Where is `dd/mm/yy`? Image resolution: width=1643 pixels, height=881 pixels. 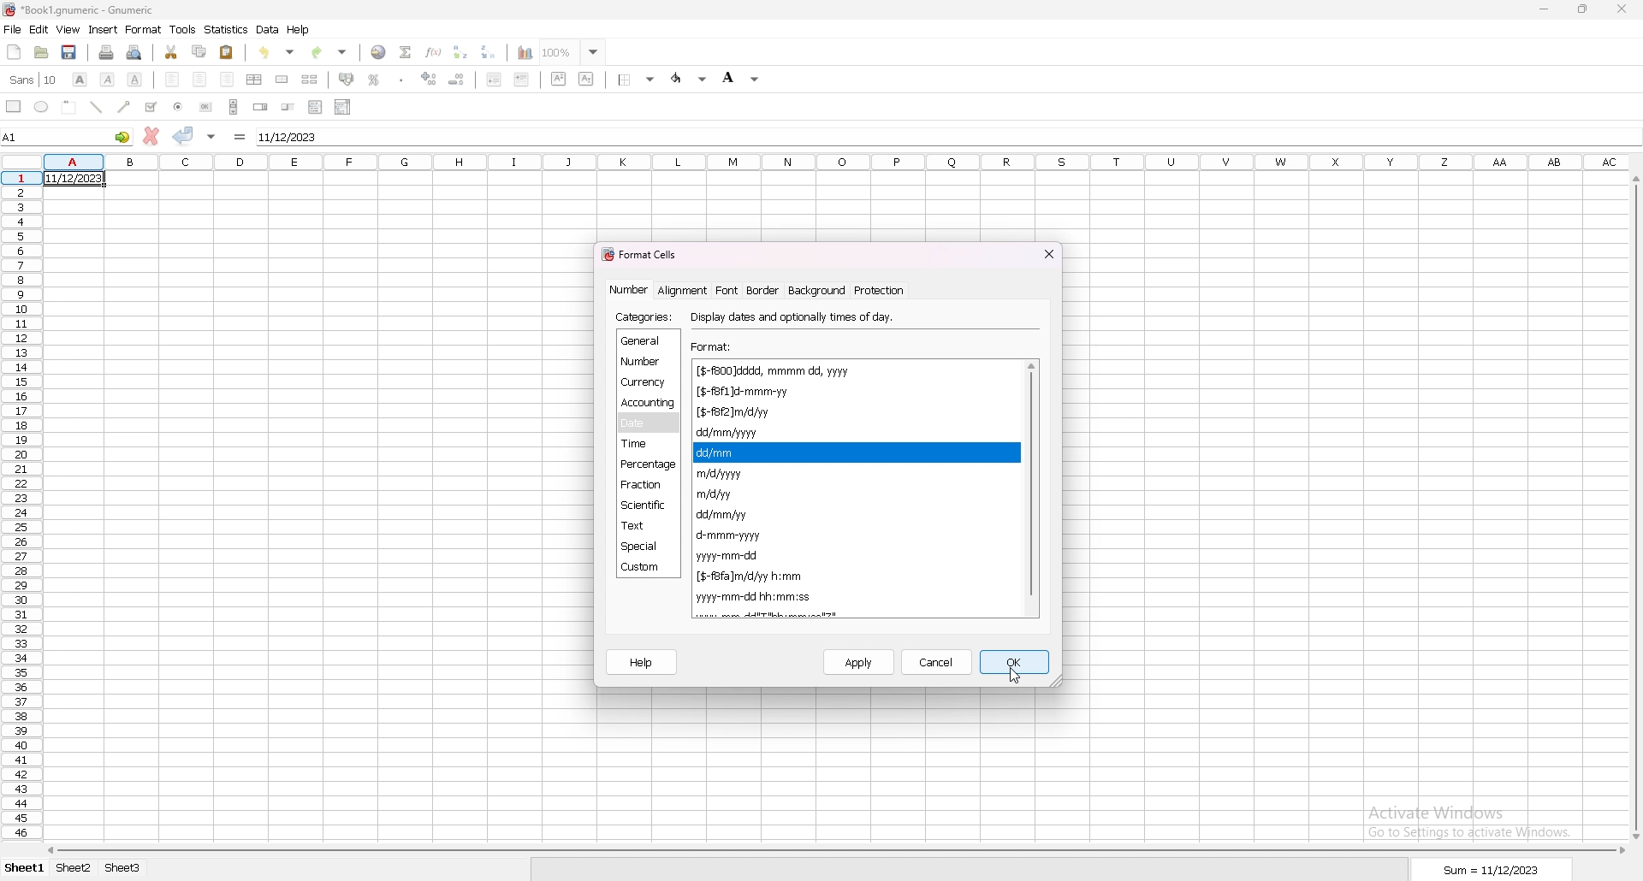
dd/mm/yy is located at coordinates (725, 515).